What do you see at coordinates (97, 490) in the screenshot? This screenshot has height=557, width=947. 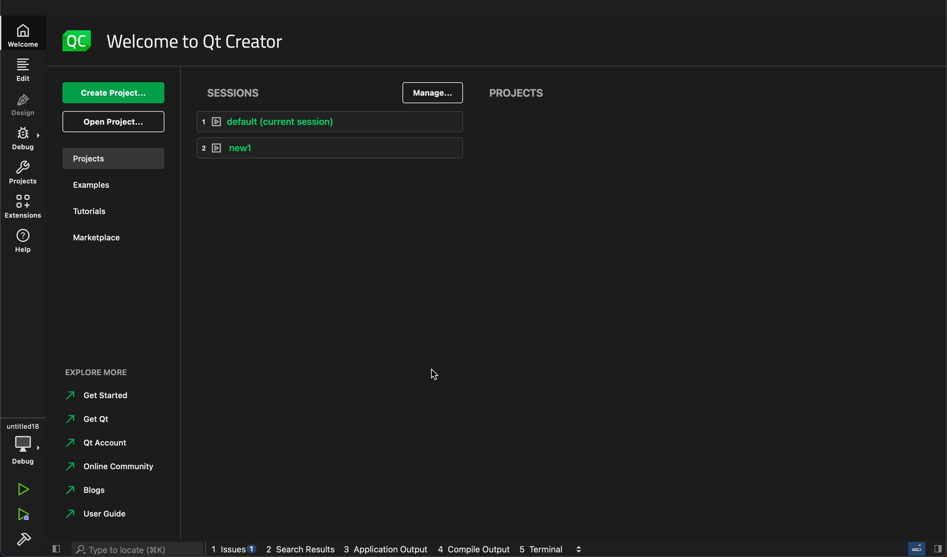 I see `blogs` at bounding box center [97, 490].